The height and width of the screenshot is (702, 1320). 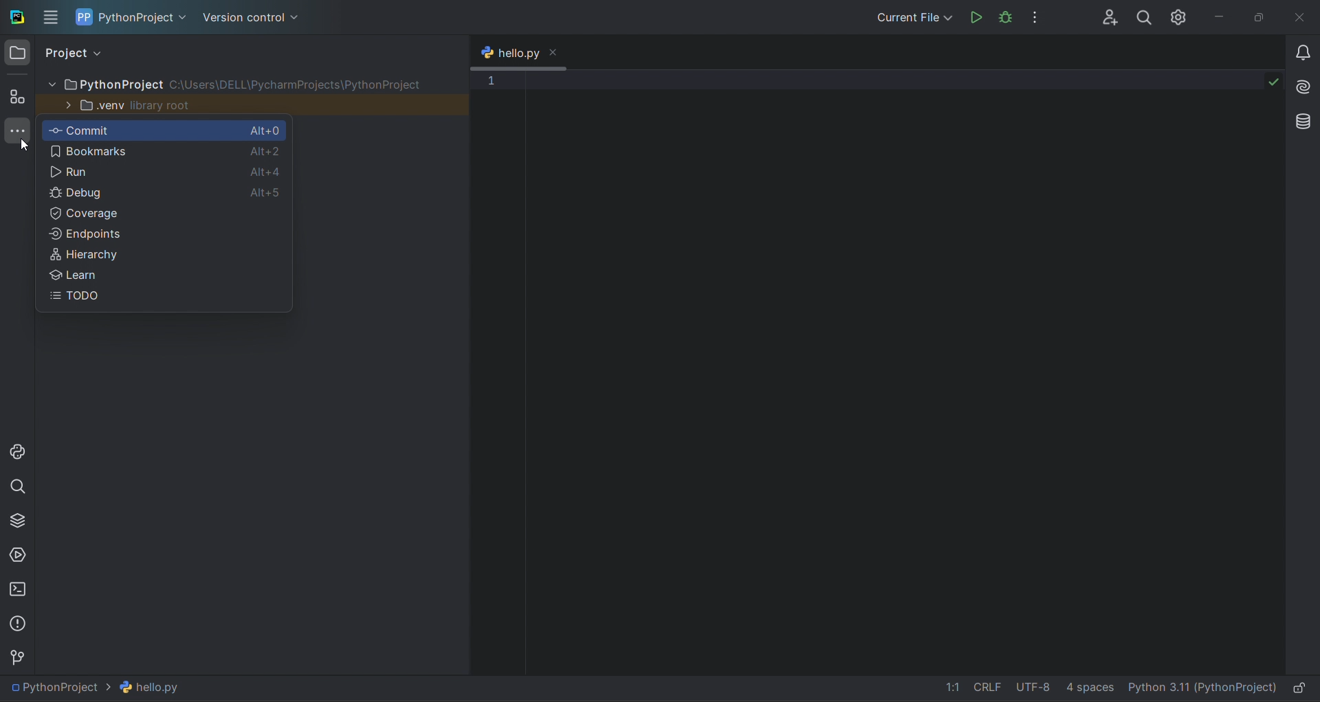 What do you see at coordinates (1261, 17) in the screenshot?
I see `maximize` at bounding box center [1261, 17].